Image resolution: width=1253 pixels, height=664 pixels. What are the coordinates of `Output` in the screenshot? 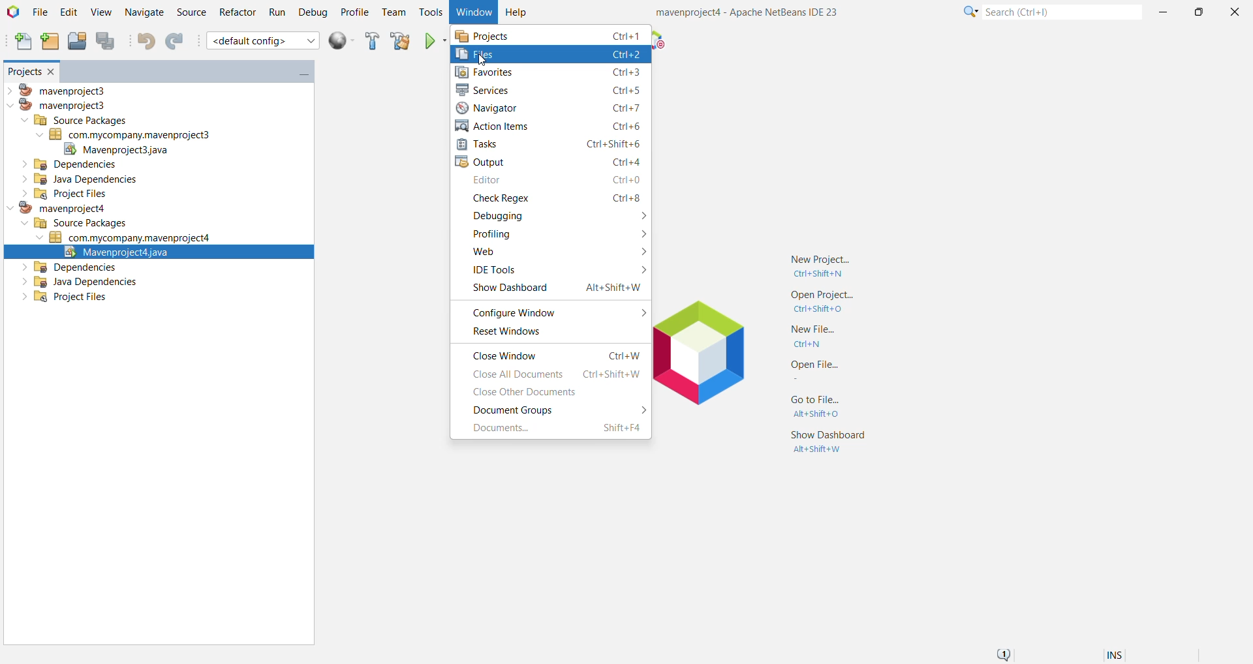 It's located at (552, 162).